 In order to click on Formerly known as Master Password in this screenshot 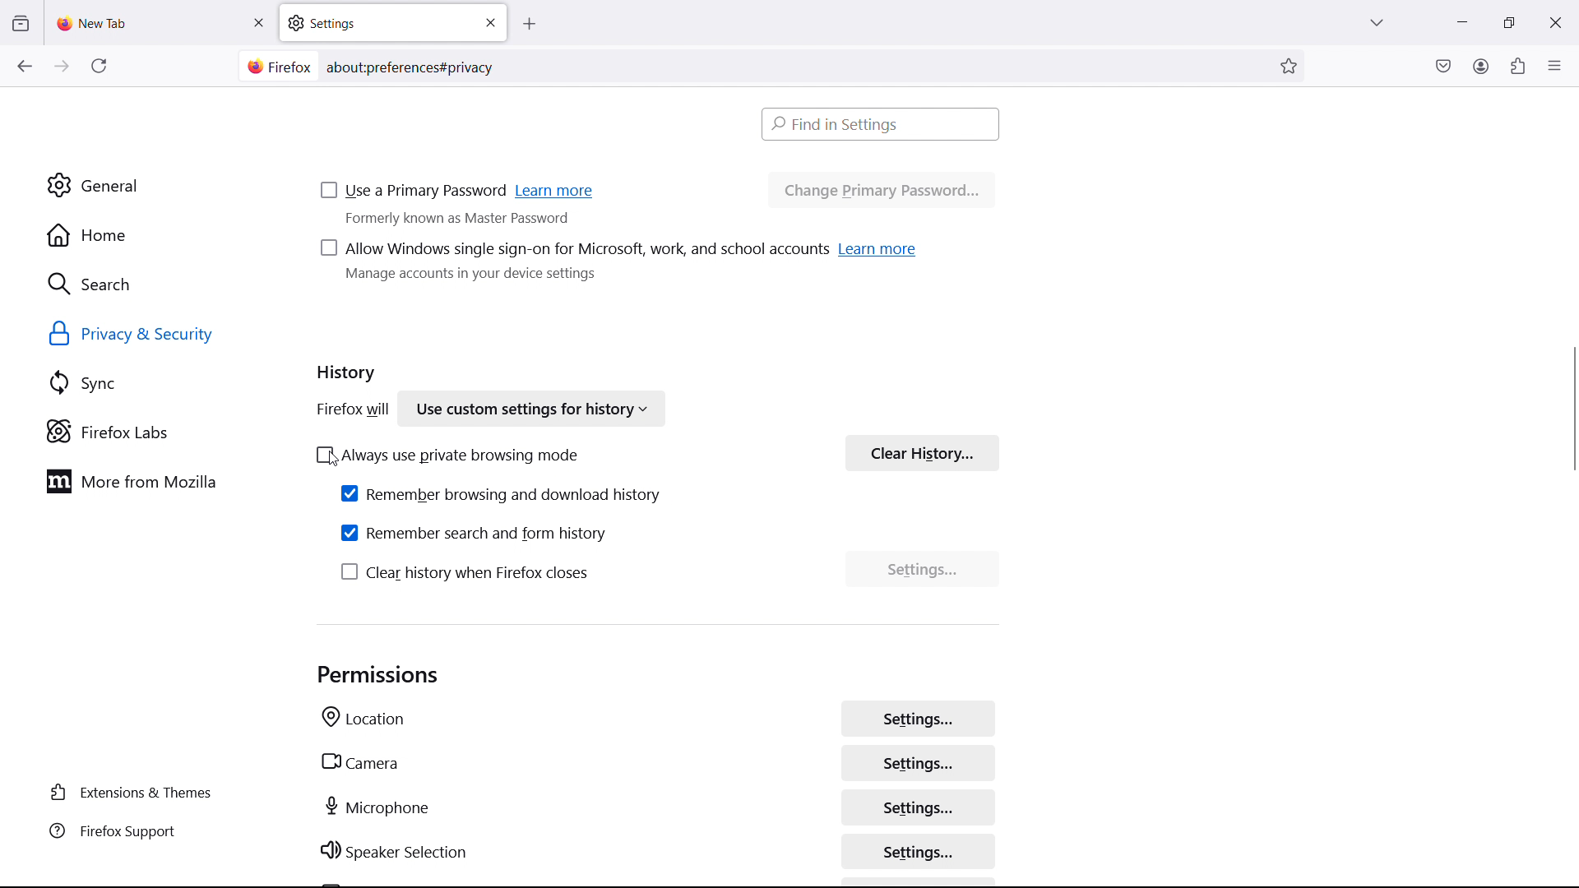, I will do `click(481, 224)`.